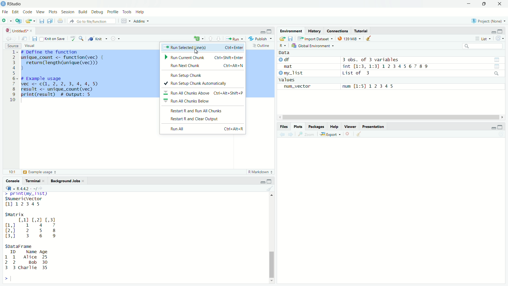 The image size is (508, 286). What do you see at coordinates (374, 127) in the screenshot?
I see `Presentation` at bounding box center [374, 127].